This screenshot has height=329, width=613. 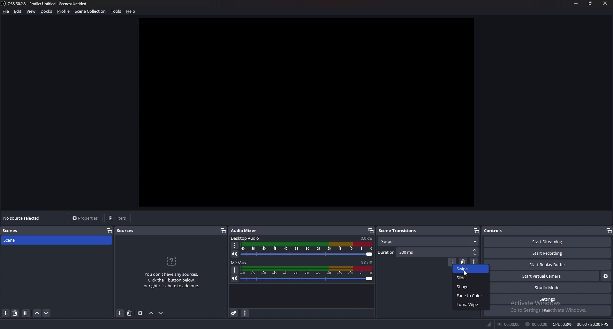 What do you see at coordinates (246, 231) in the screenshot?
I see `audio mixer` at bounding box center [246, 231].